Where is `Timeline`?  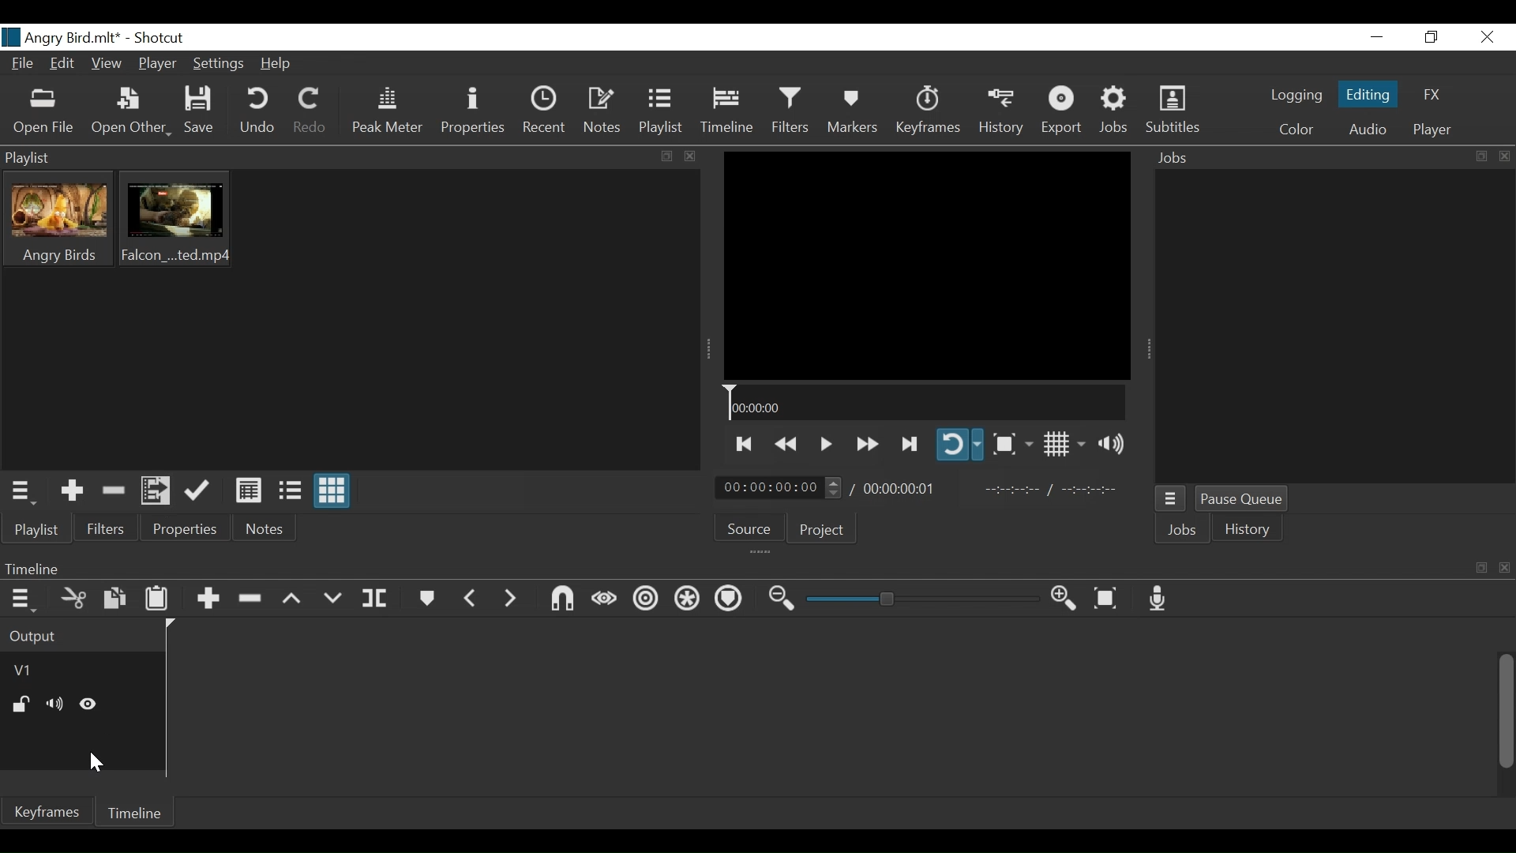 Timeline is located at coordinates (139, 814).